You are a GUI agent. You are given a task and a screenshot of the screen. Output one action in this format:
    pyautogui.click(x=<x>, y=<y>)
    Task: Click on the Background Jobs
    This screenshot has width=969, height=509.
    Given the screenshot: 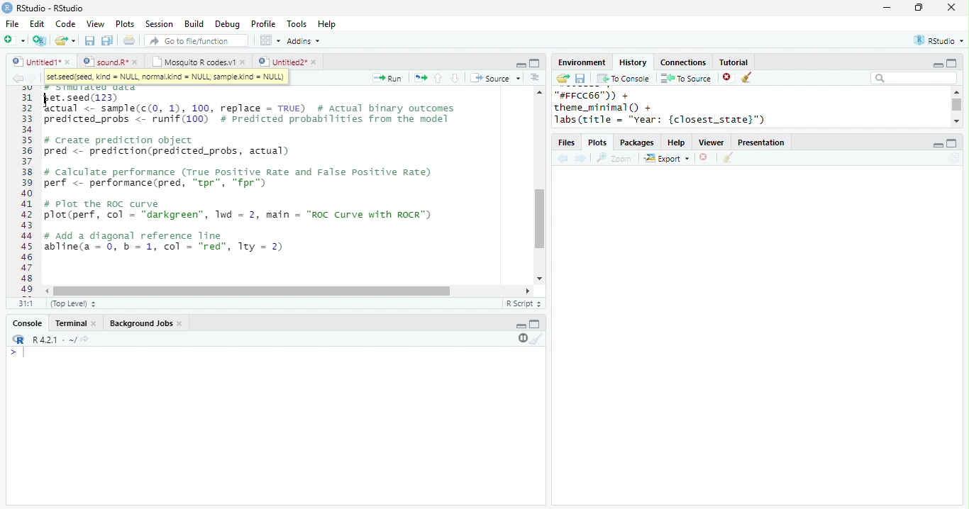 What is the action you would take?
    pyautogui.click(x=140, y=323)
    